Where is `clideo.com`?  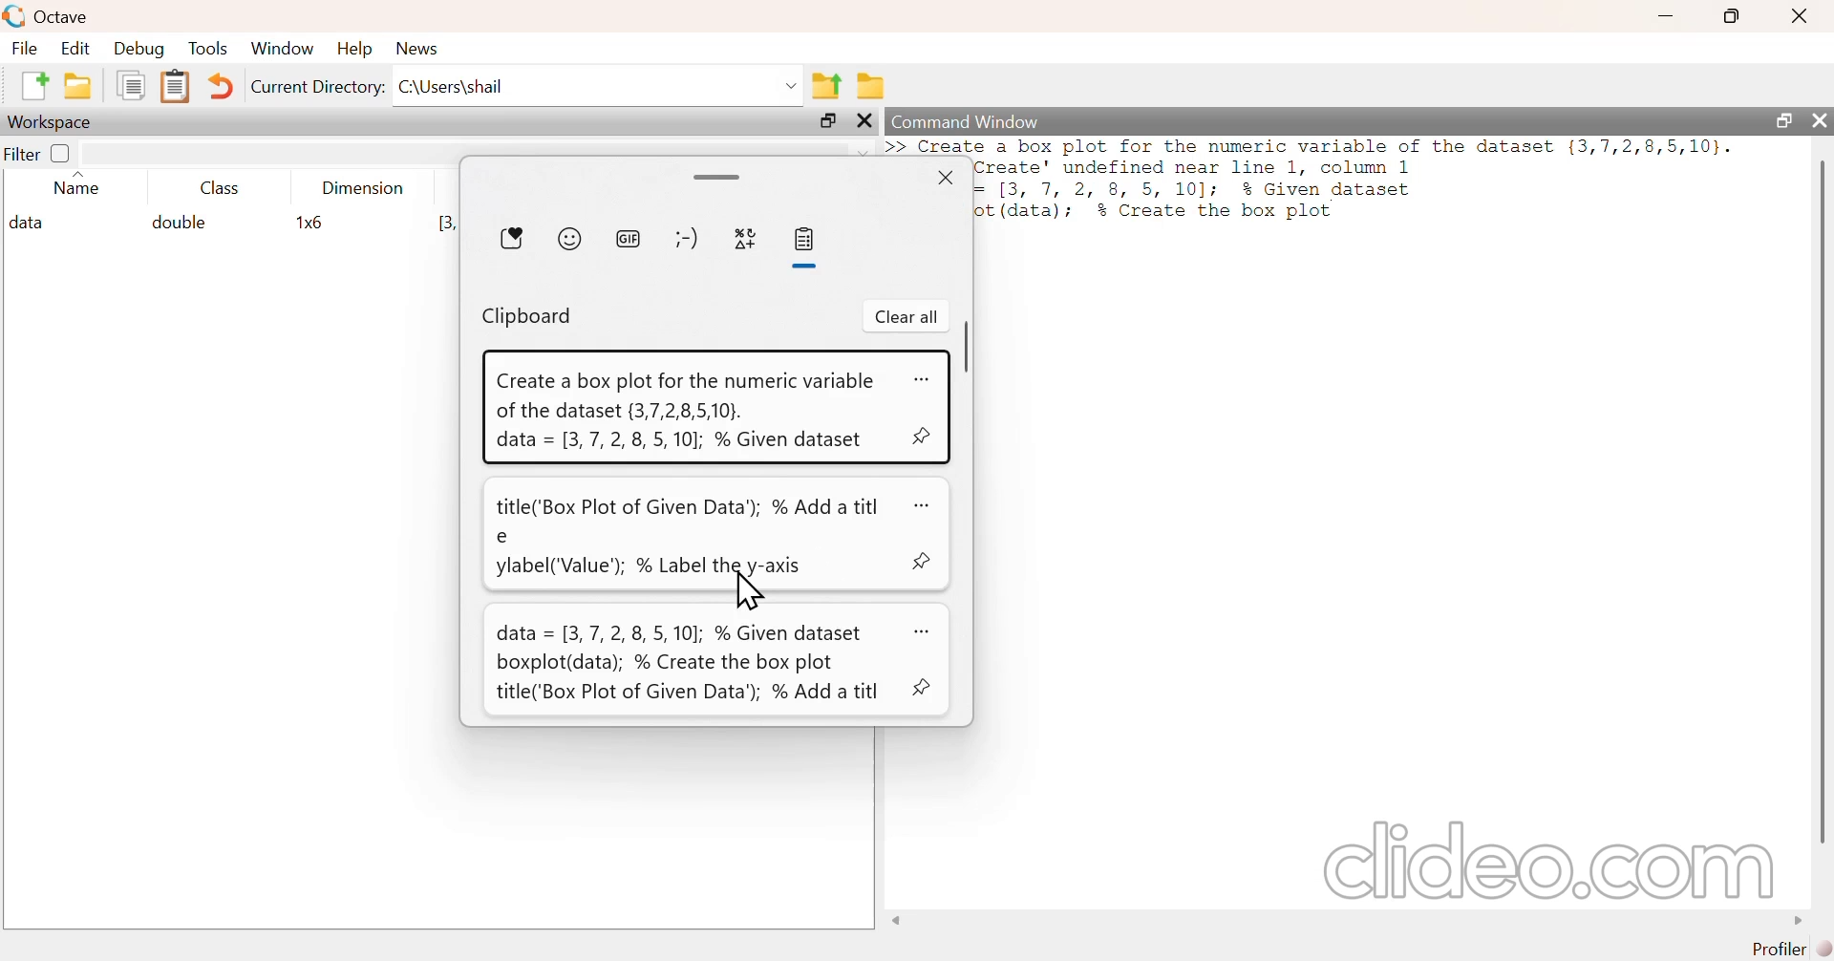
clideo.com is located at coordinates (1539, 861).